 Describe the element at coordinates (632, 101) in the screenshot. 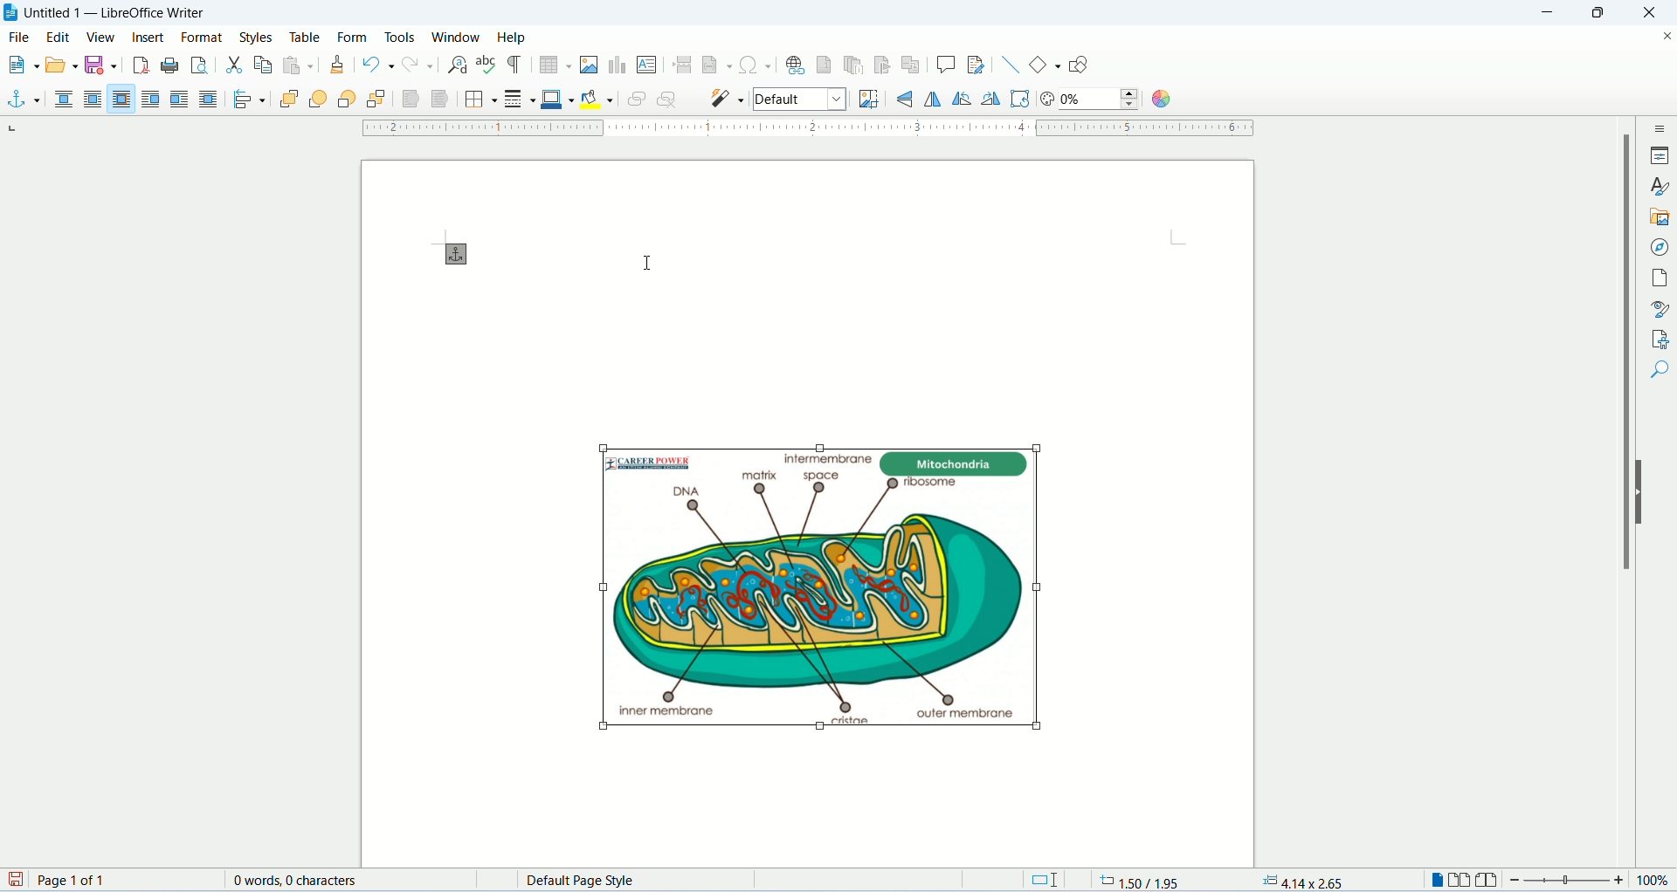

I see `link frames` at that location.